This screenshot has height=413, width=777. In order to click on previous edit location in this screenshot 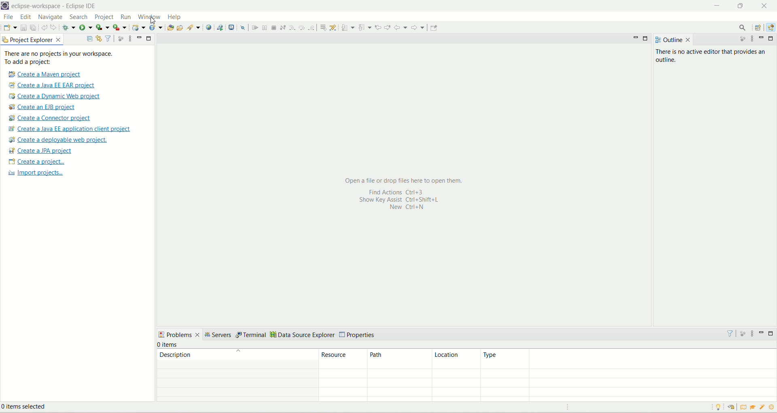, I will do `click(378, 27)`.